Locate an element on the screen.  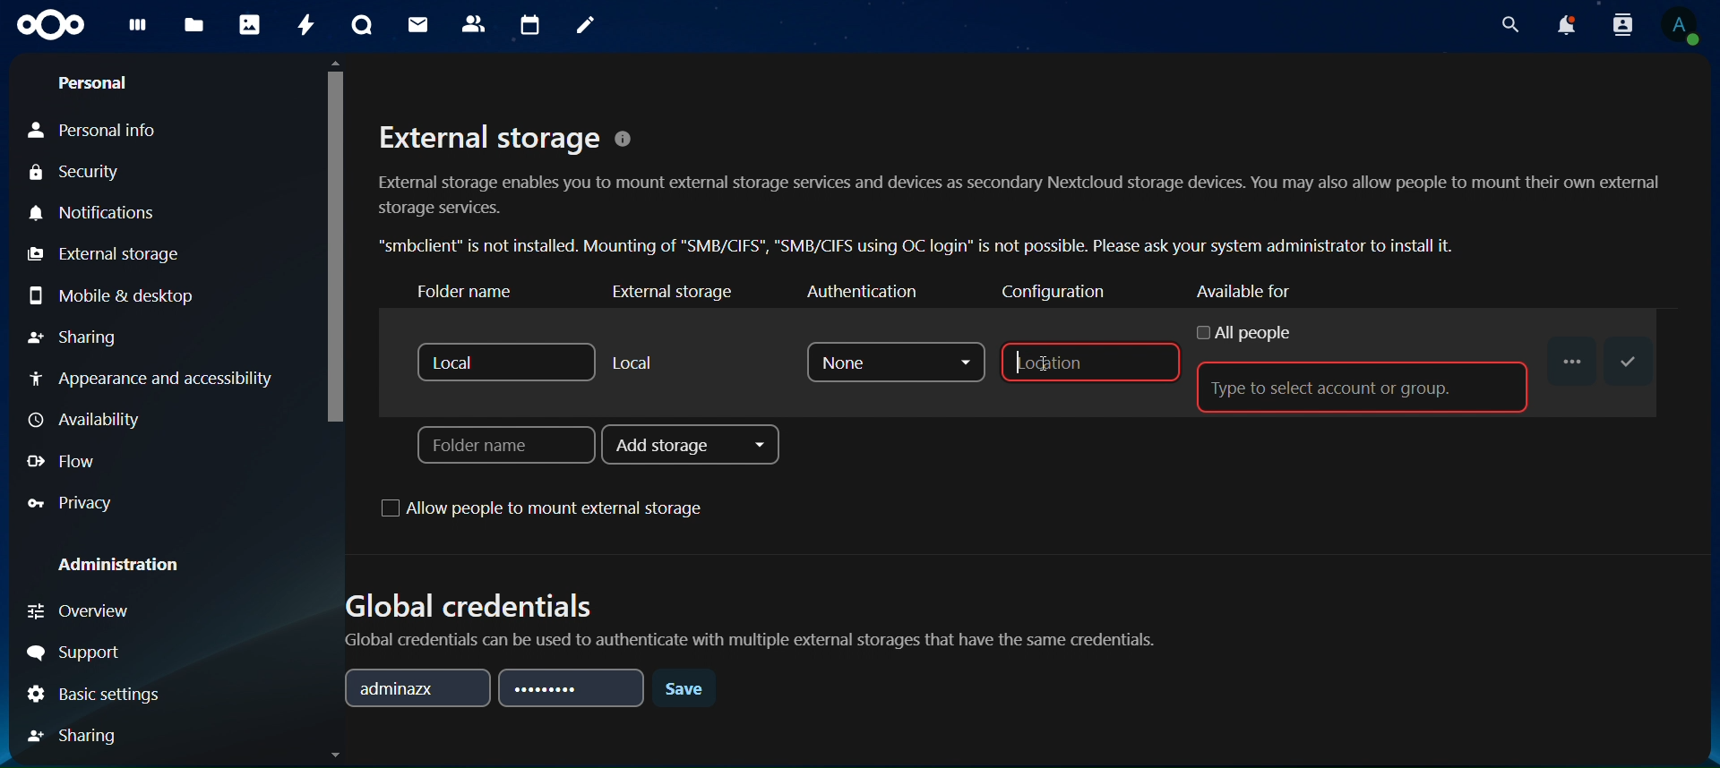
password is located at coordinates (574, 688).